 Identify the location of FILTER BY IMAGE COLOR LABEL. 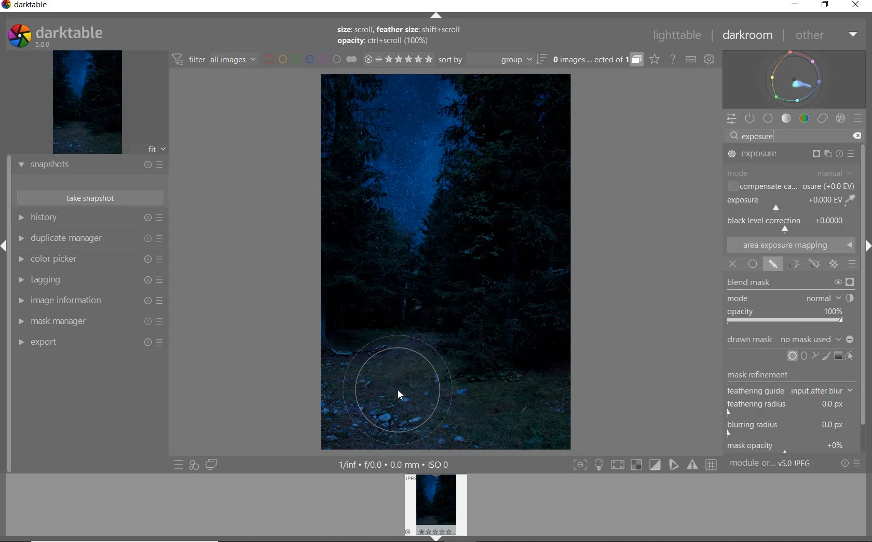
(311, 60).